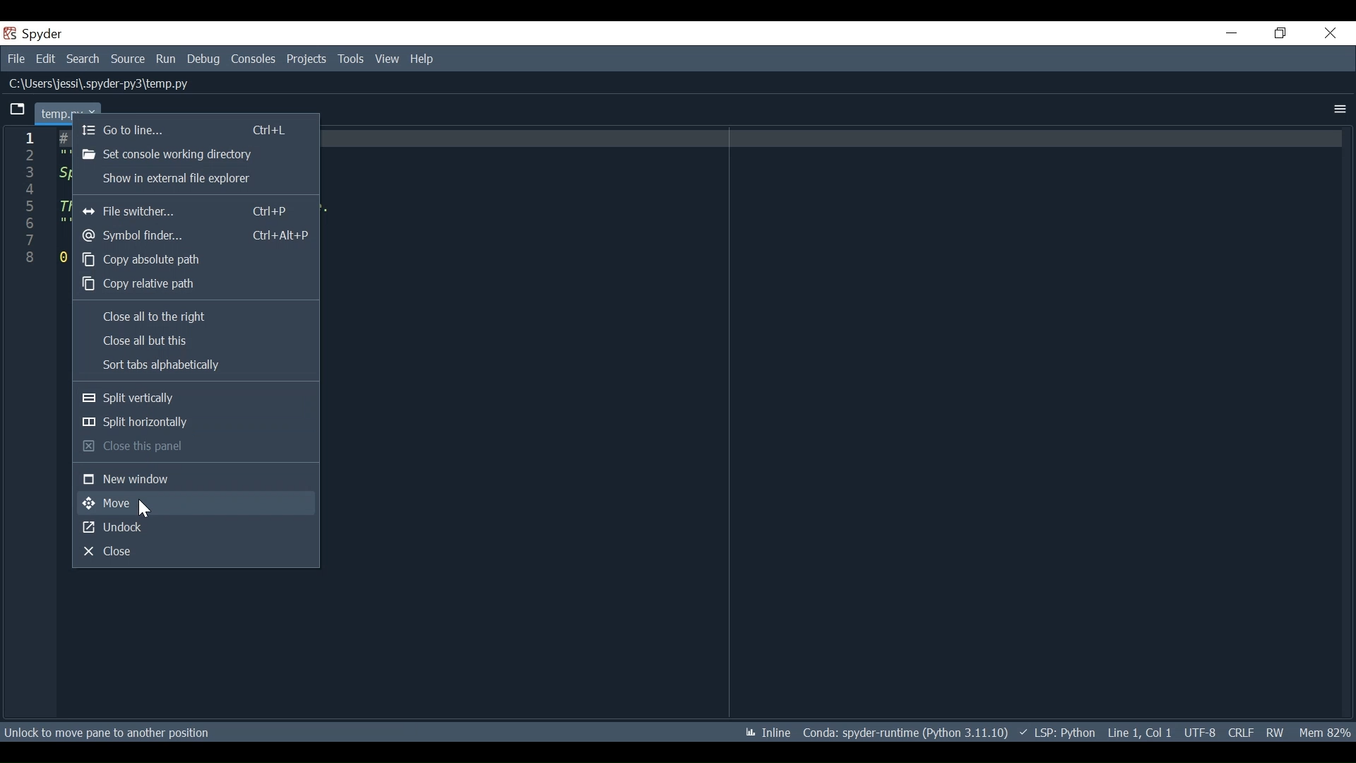 This screenshot has width=1356, height=763. What do you see at coordinates (196, 422) in the screenshot?
I see `Split horizontally` at bounding box center [196, 422].